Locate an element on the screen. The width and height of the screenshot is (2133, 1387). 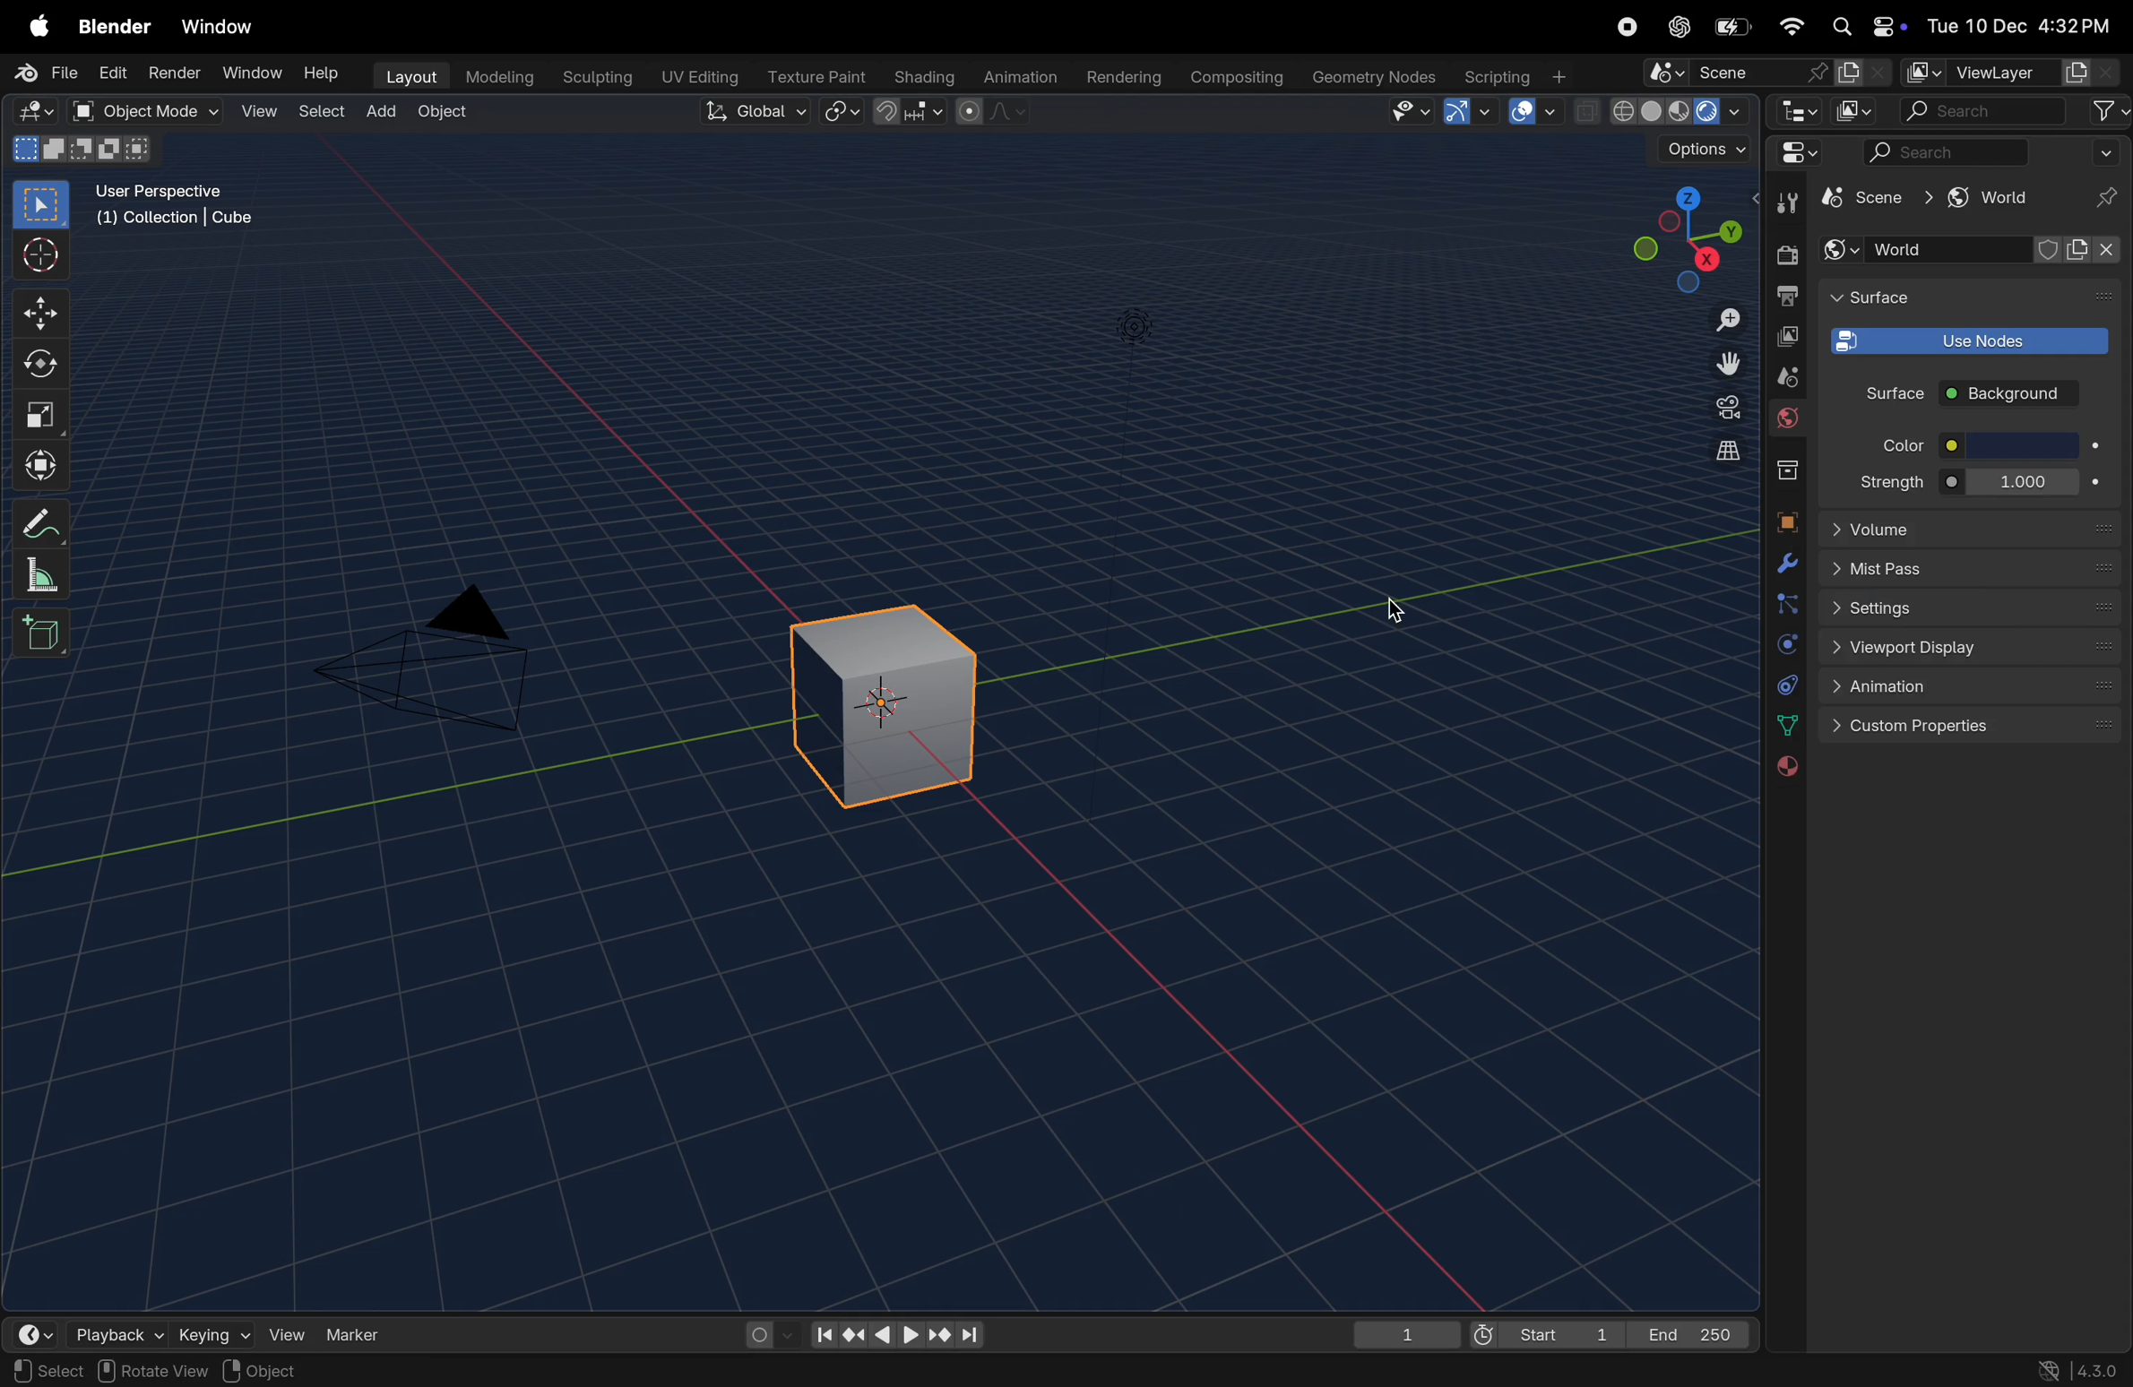
data  is located at coordinates (1783, 725).